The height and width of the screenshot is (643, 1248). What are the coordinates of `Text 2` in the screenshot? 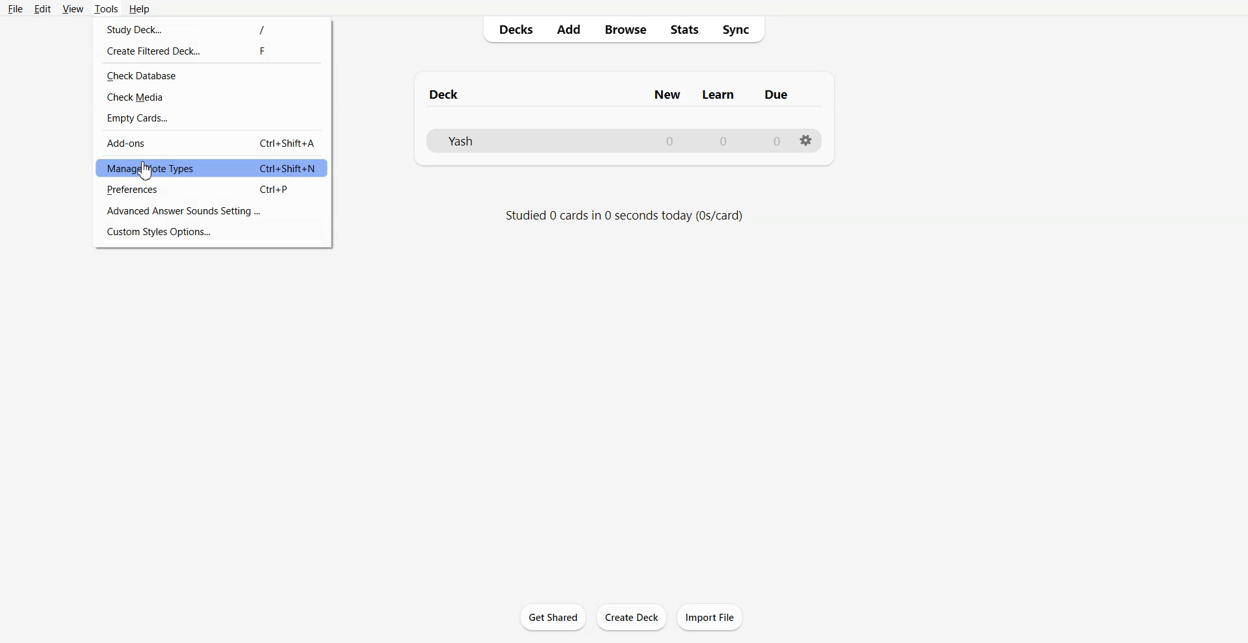 It's located at (623, 216).